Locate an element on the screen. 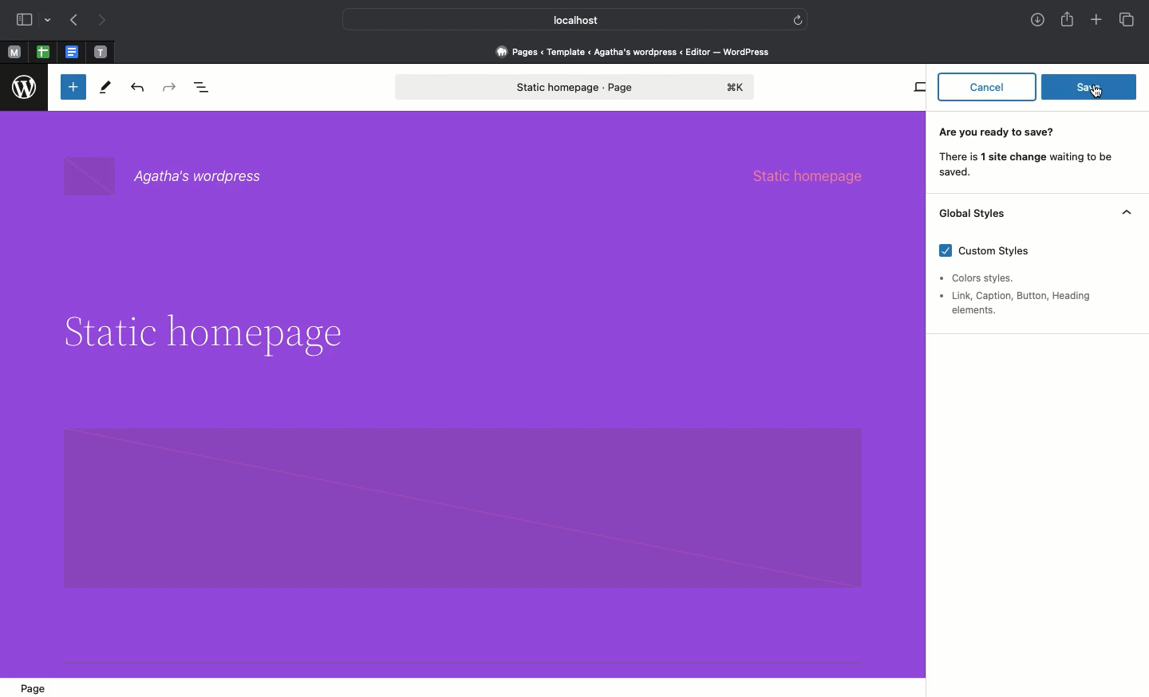  Static homepage is located at coordinates (577, 87).